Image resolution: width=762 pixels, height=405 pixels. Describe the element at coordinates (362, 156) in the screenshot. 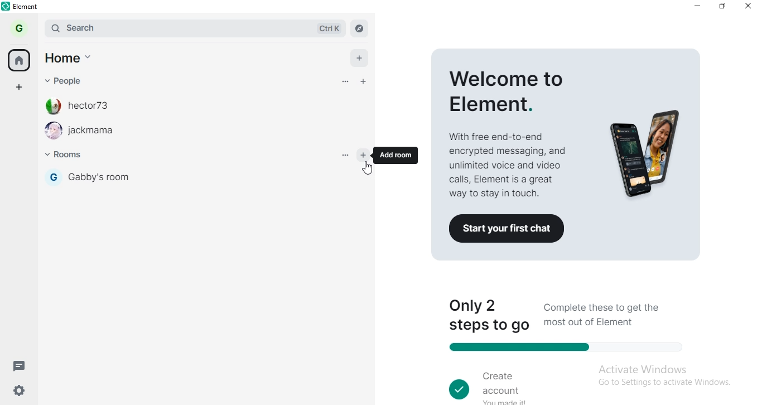

I see `add` at that location.